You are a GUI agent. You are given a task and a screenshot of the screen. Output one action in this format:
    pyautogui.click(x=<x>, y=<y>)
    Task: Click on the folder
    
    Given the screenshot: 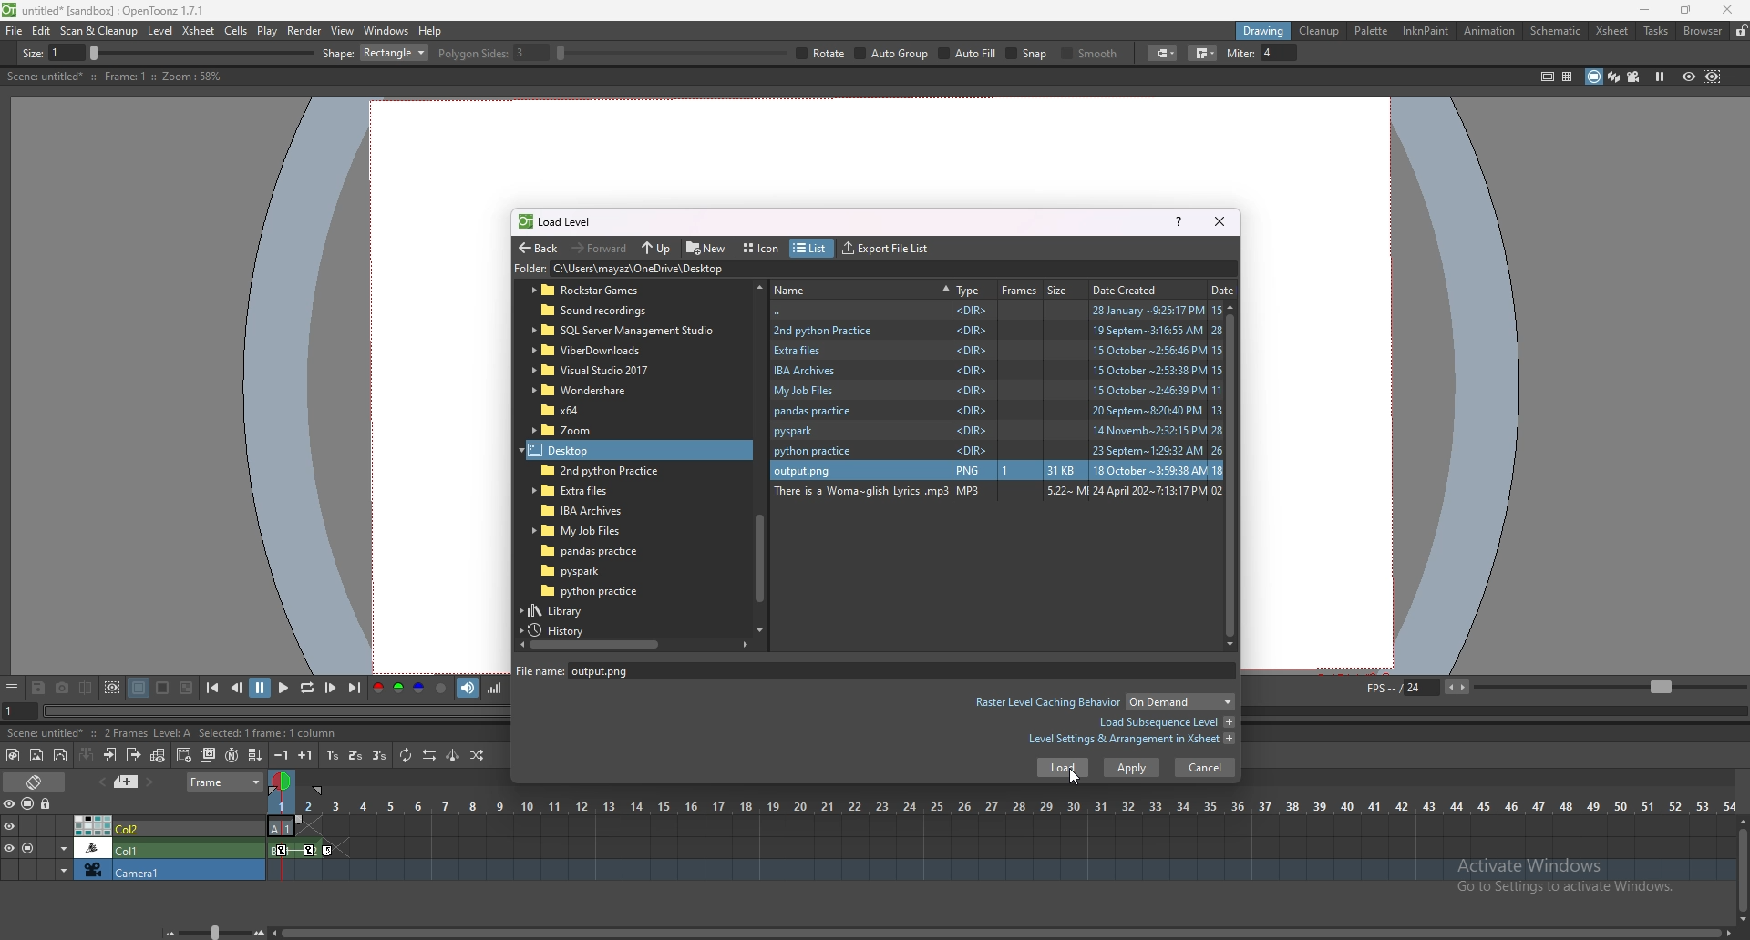 What is the action you would take?
    pyautogui.click(x=588, y=570)
    